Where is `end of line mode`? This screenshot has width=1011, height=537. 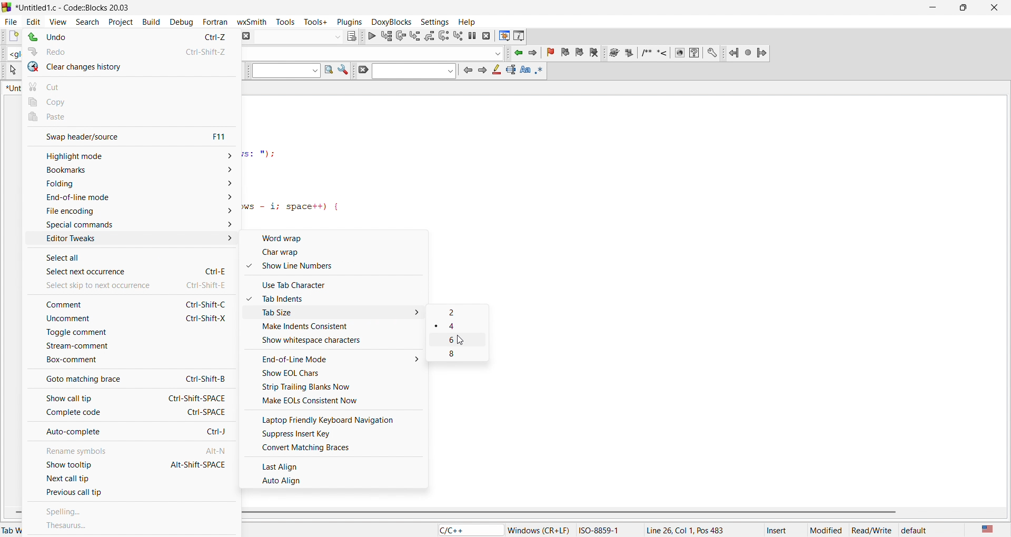
end of line mode is located at coordinates (339, 359).